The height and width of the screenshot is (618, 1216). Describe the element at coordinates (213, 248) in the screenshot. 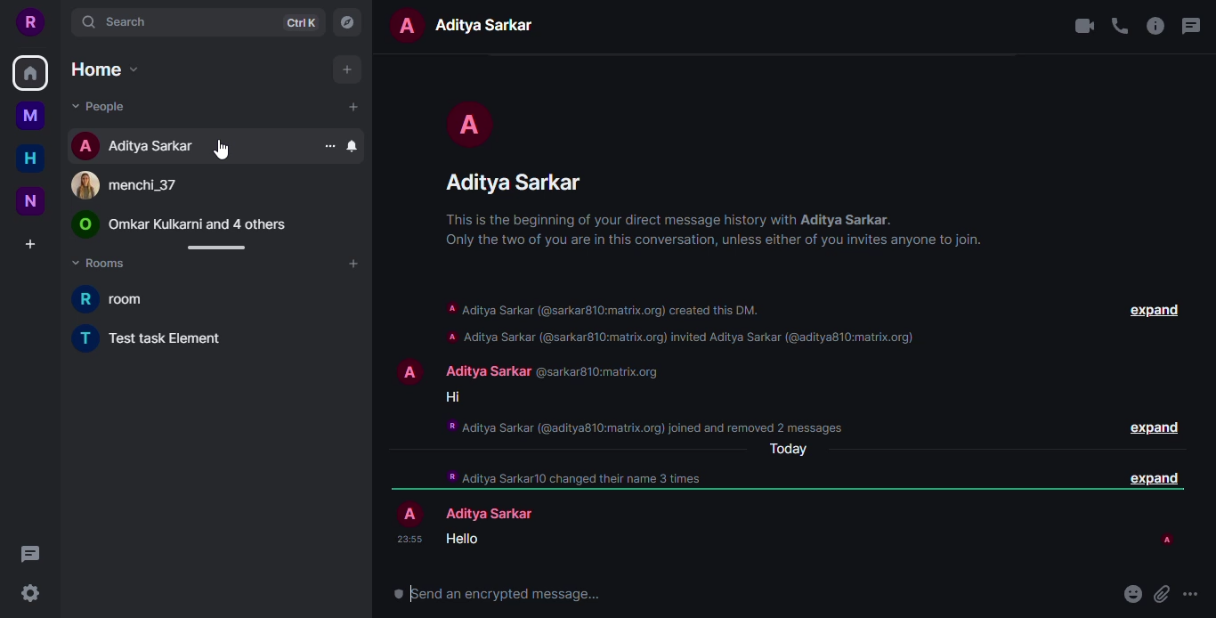

I see `adjust` at that location.